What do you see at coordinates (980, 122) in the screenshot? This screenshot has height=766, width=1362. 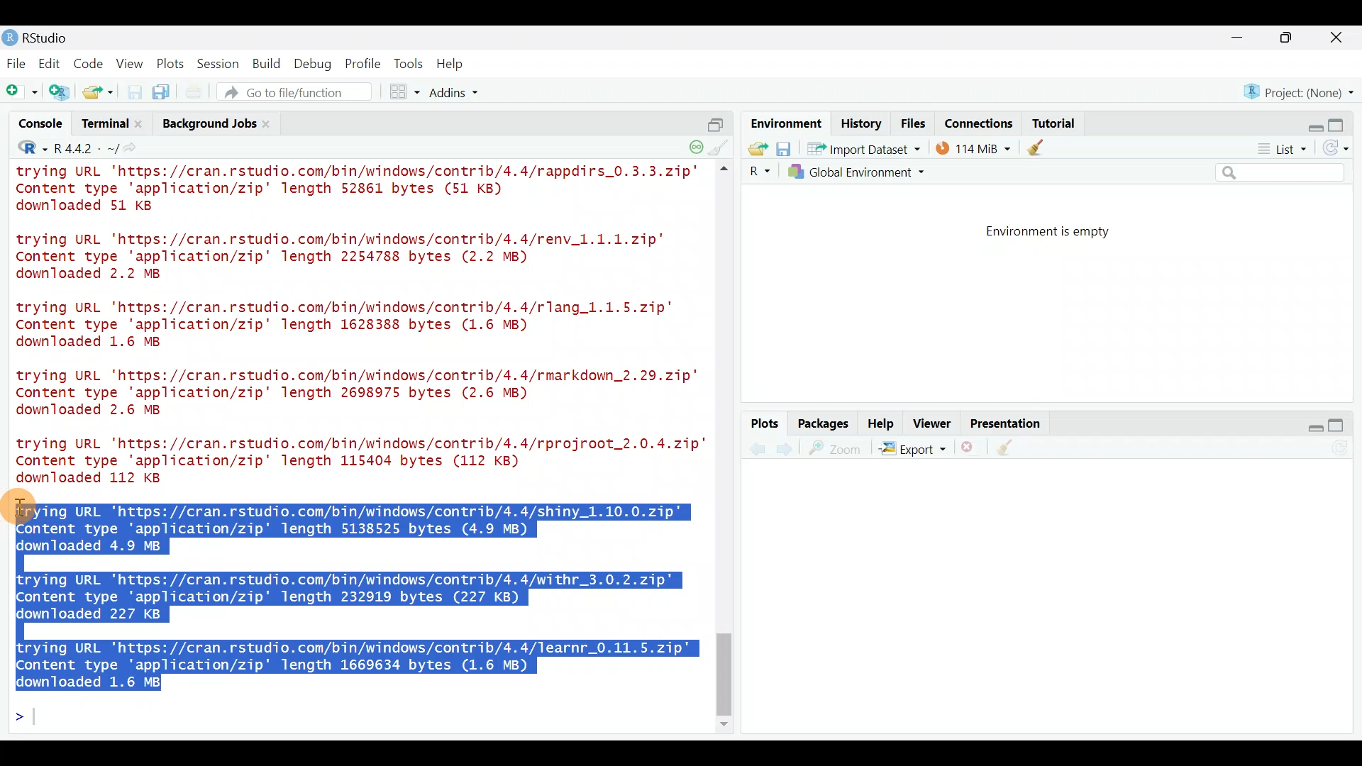 I see `Connections` at bounding box center [980, 122].